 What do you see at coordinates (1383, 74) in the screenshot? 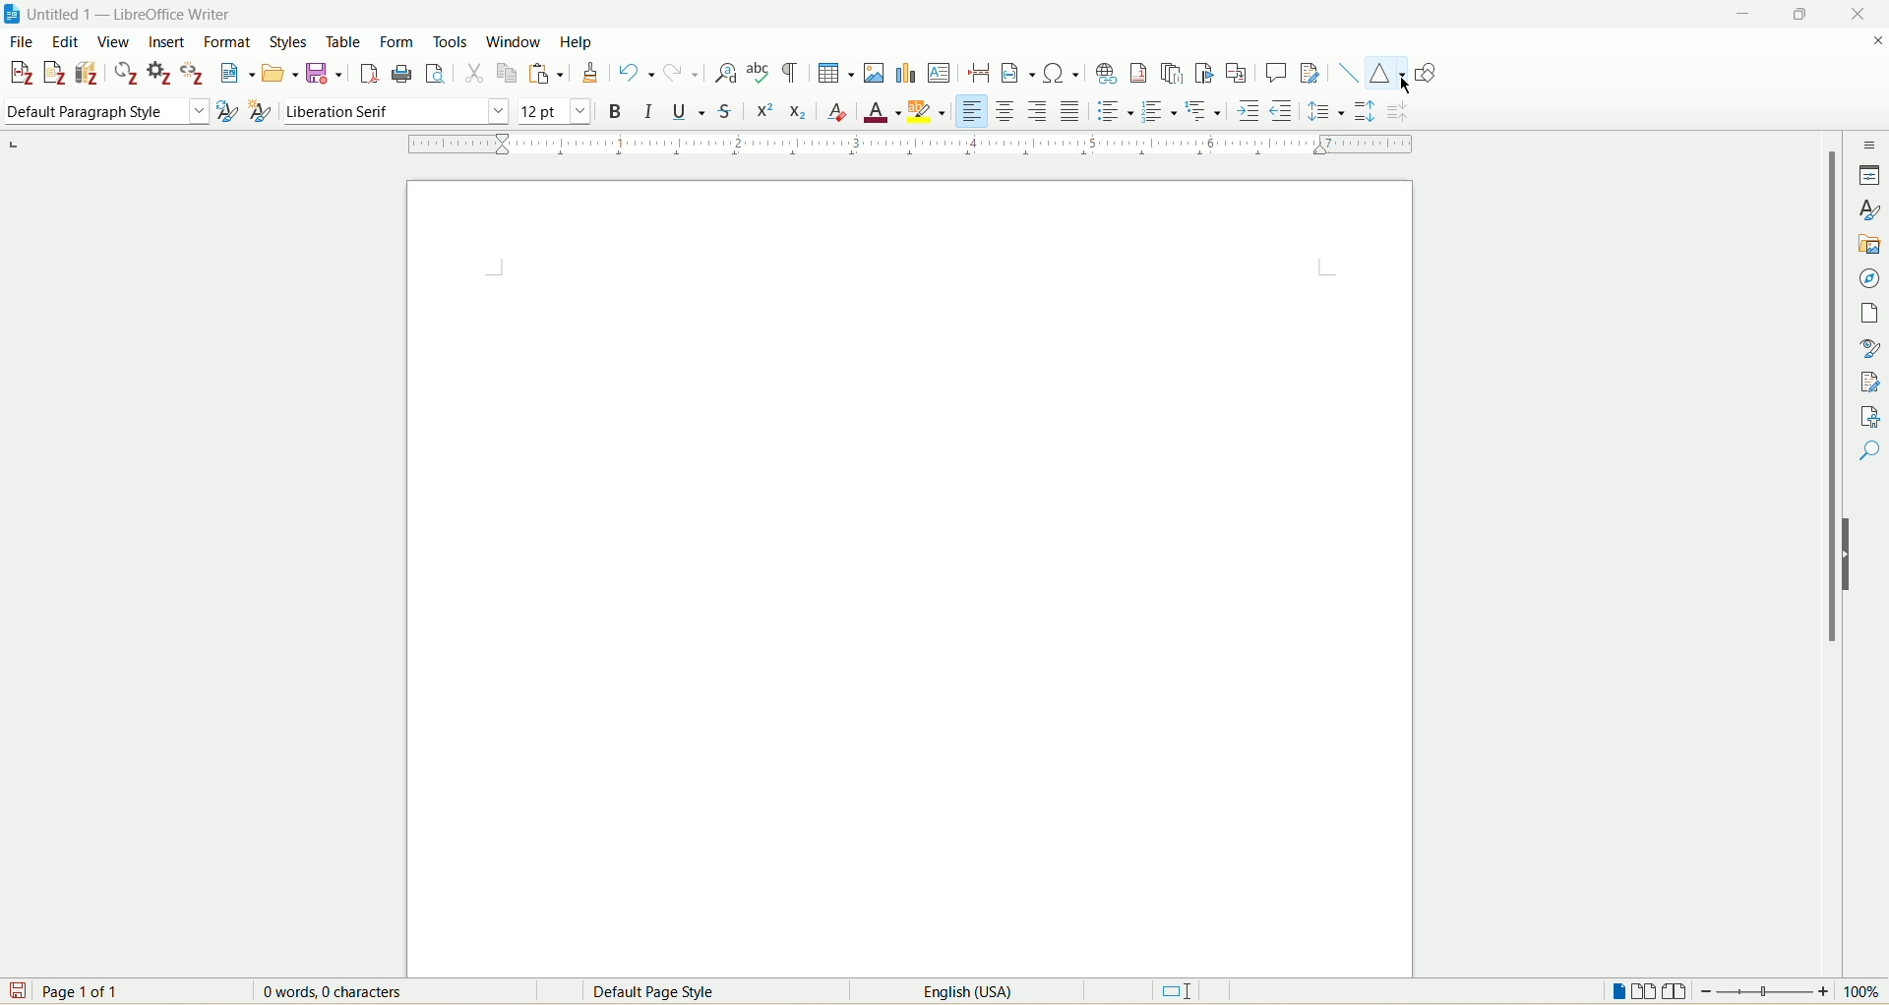
I see `basic shapes` at bounding box center [1383, 74].